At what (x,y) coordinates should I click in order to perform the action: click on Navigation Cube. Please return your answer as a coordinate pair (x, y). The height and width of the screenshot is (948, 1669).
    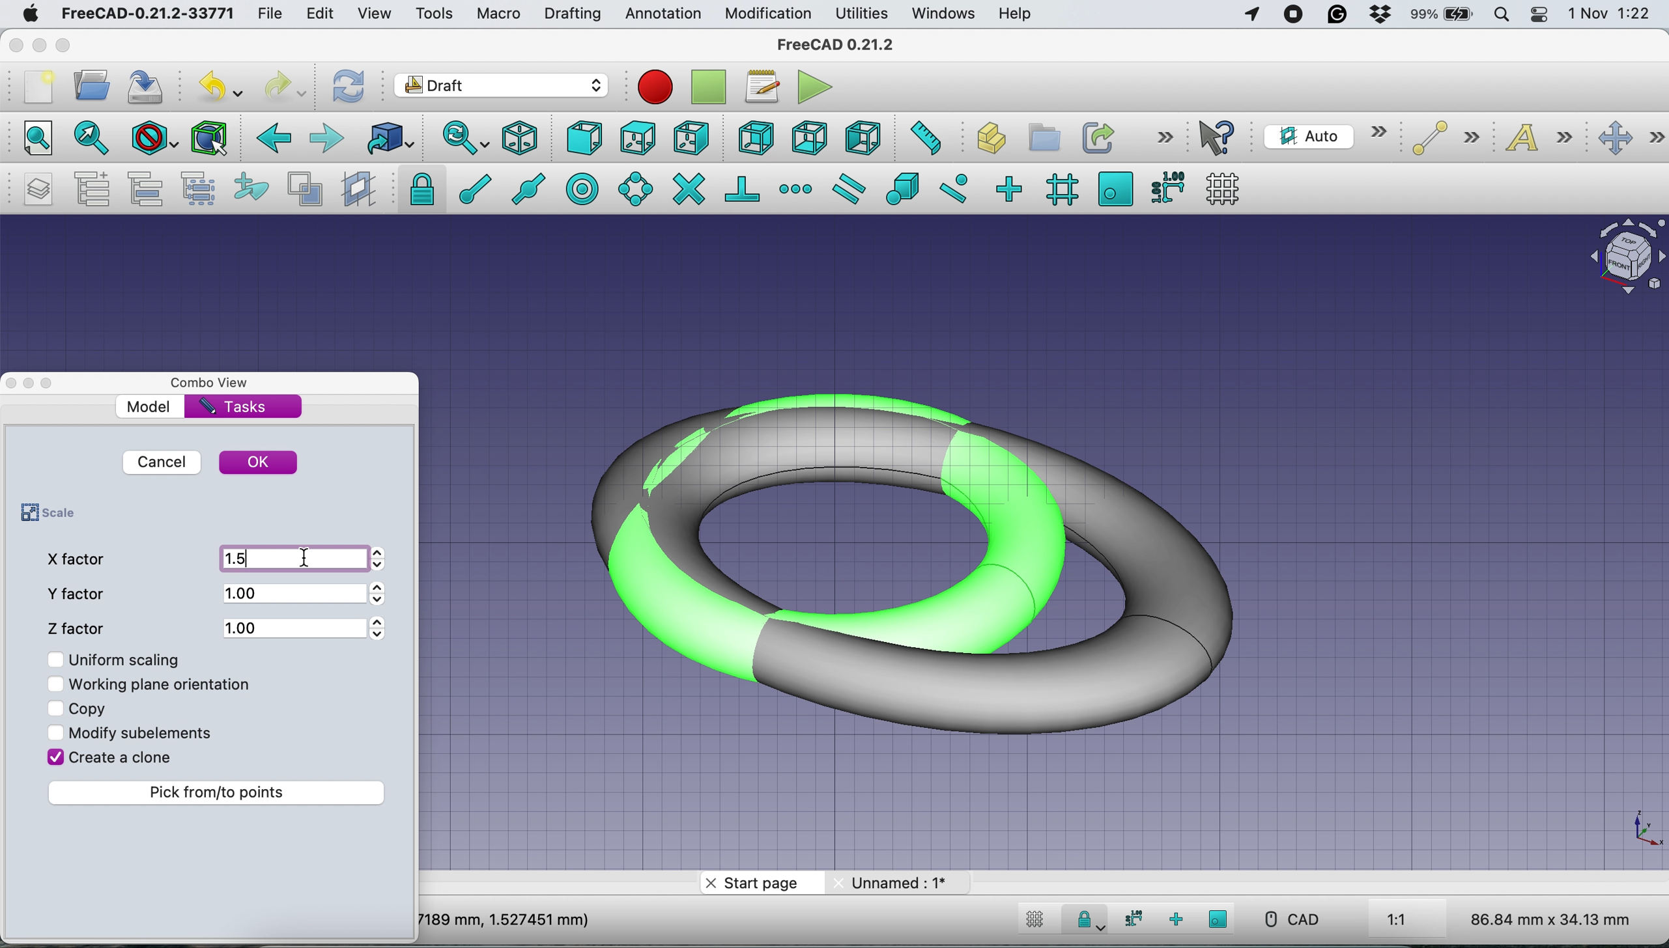
    Looking at the image, I should click on (1621, 257).